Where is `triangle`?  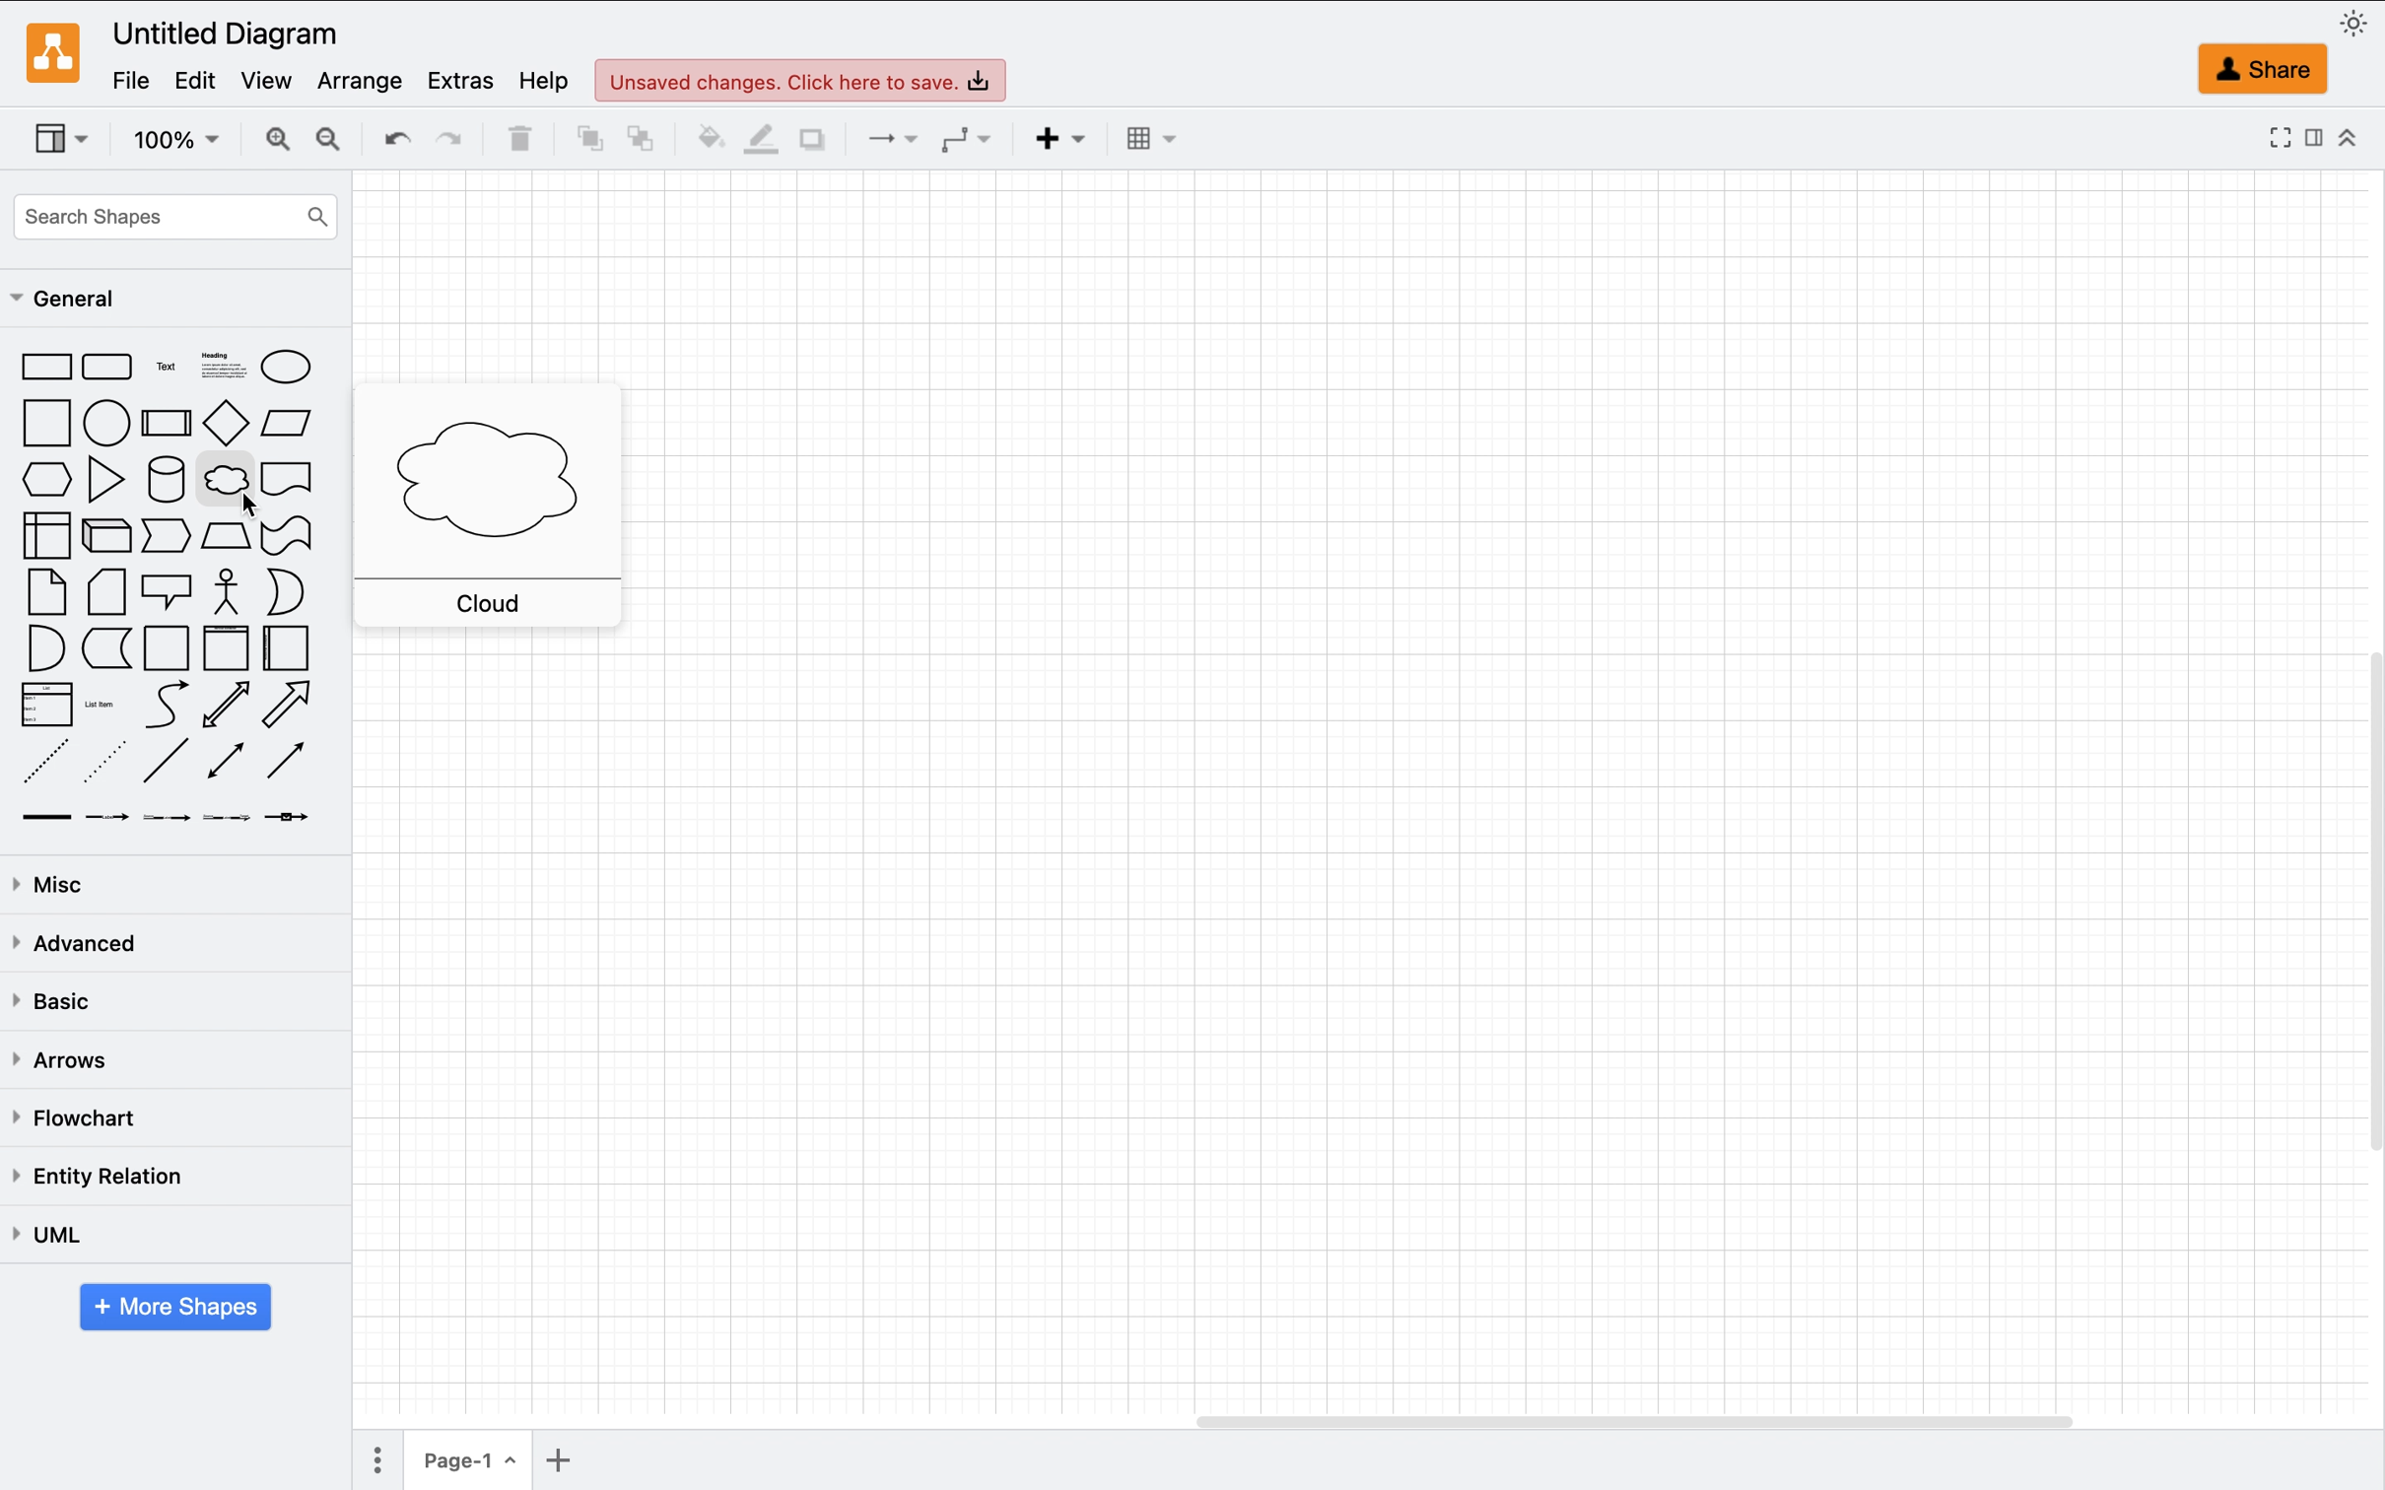
triangle is located at coordinates (103, 484).